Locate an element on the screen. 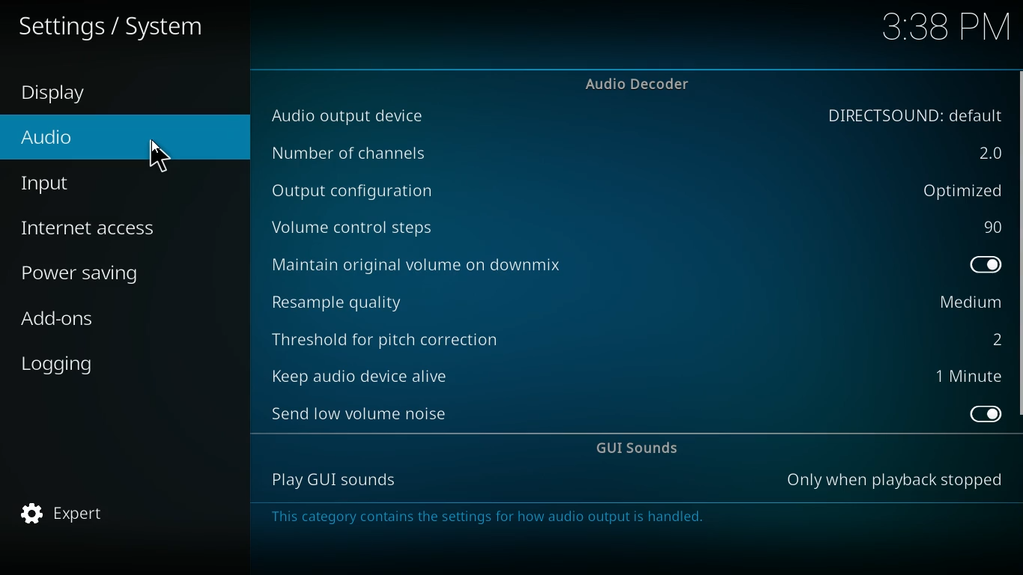  2 is located at coordinates (993, 338).